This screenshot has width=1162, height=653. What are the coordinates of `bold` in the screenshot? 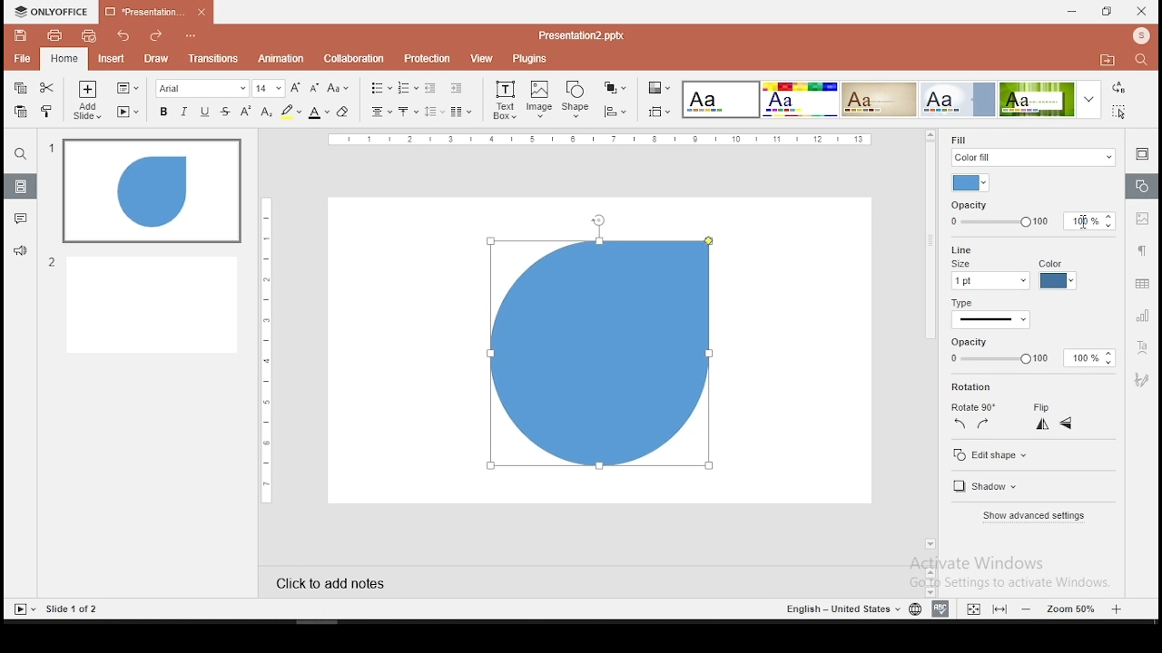 It's located at (162, 111).